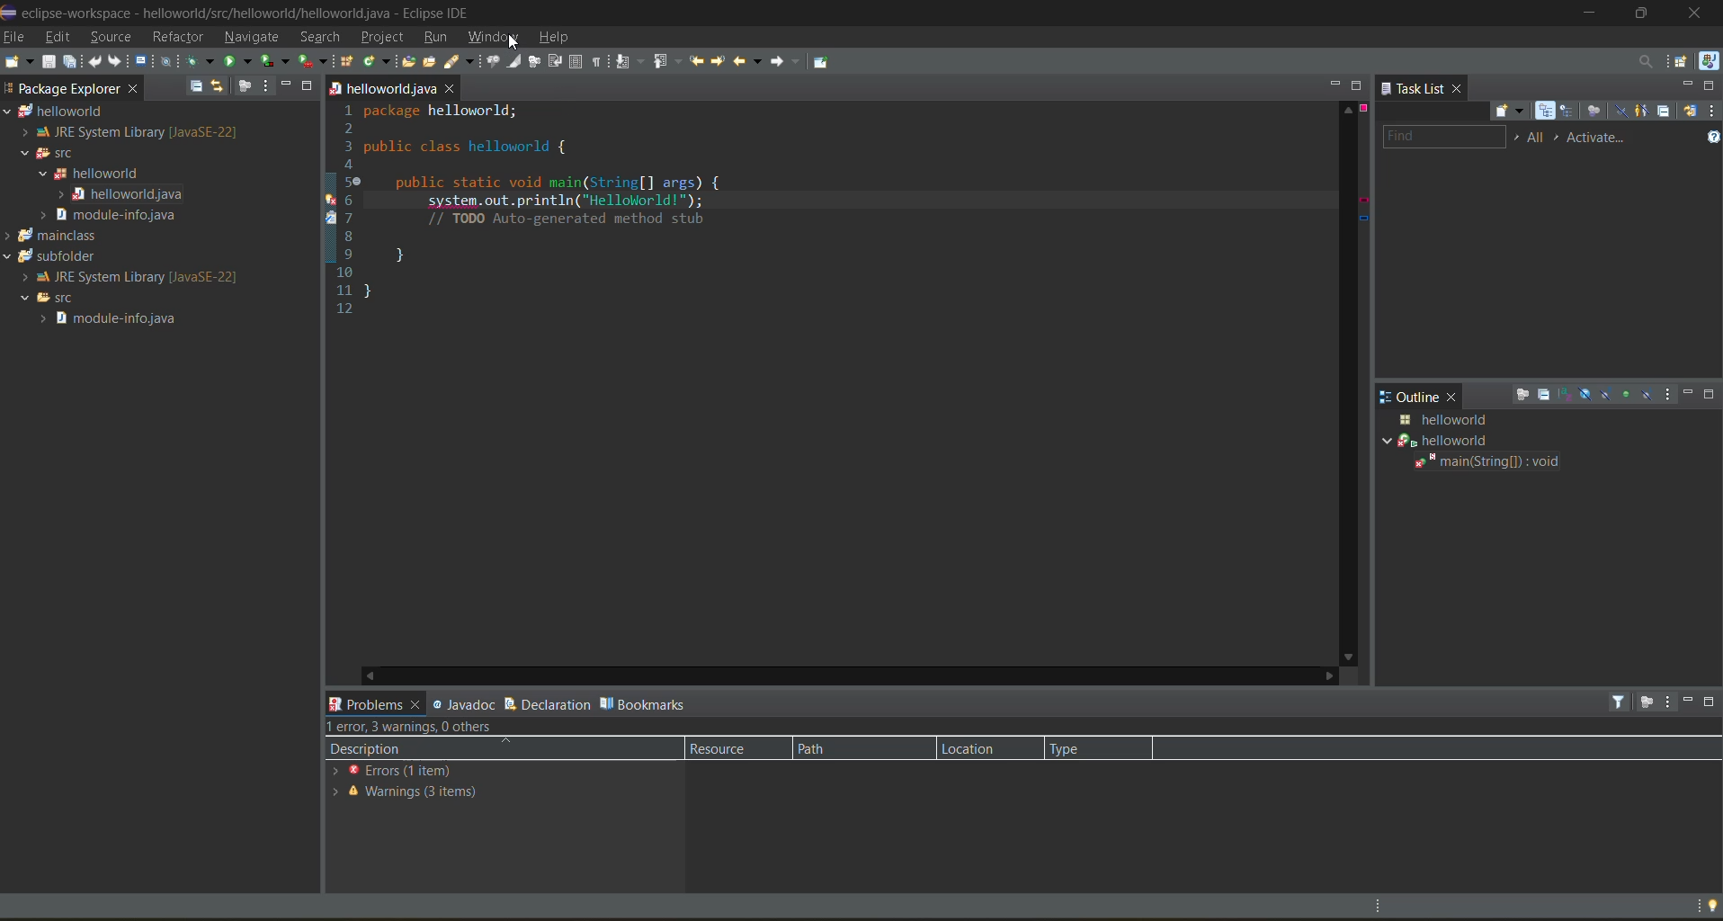 This screenshot has height=921, width=1723. What do you see at coordinates (1359, 85) in the screenshot?
I see `maximize` at bounding box center [1359, 85].